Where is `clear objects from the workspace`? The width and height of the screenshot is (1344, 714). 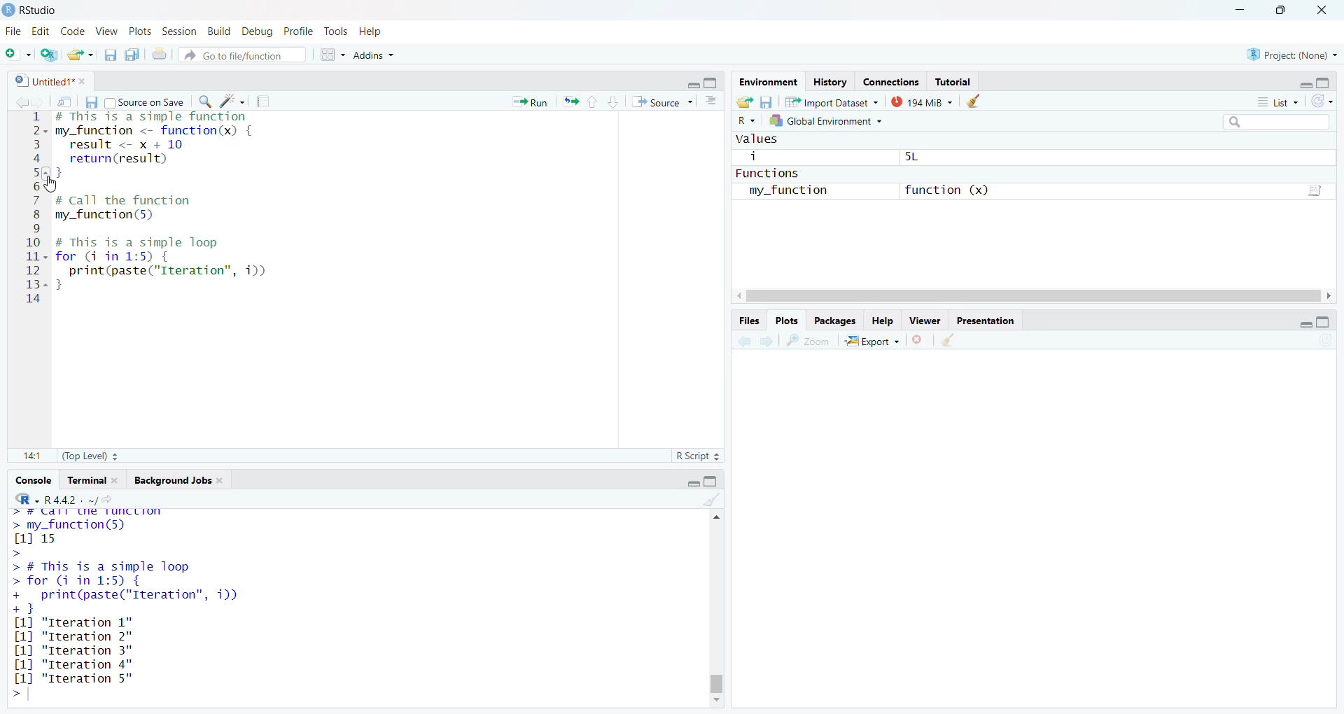
clear objects from the workspace is located at coordinates (976, 102).